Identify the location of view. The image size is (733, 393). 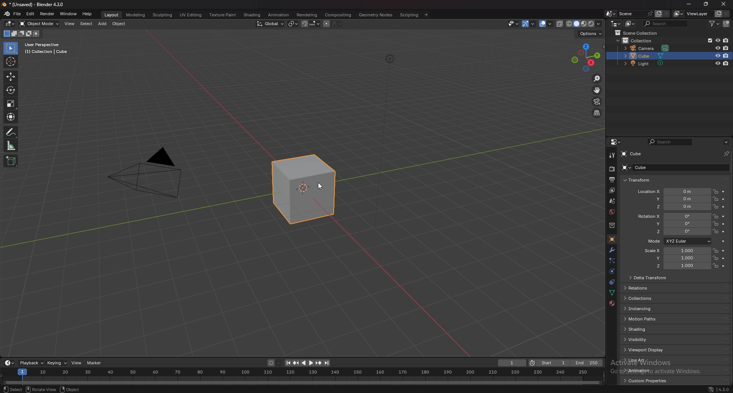
(77, 363).